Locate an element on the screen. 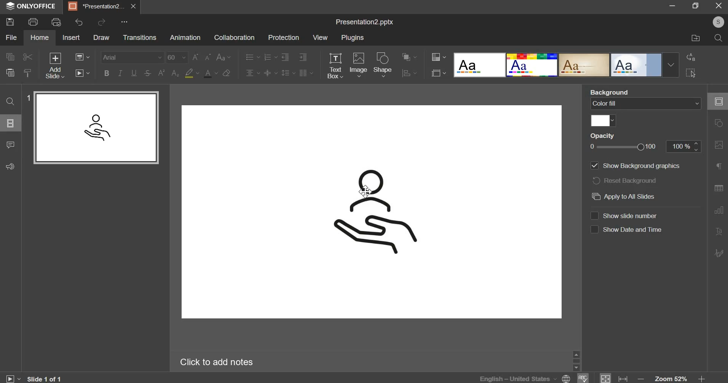 Image resolution: width=728 pixels, height=383 pixels. vertical slider is located at coordinates (576, 361).